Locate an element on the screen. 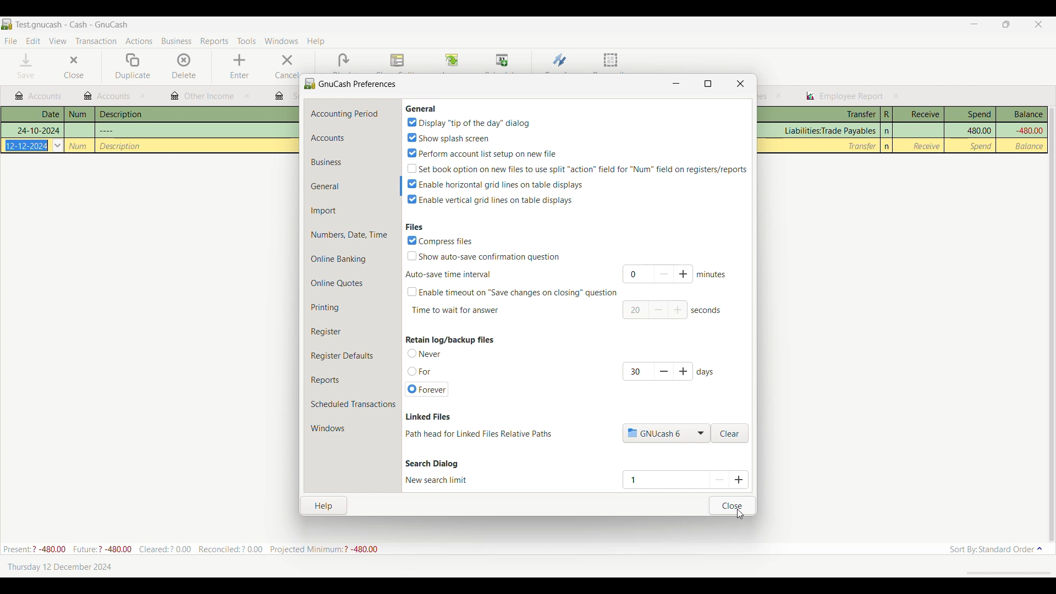 The image size is (1056, 594). Other budgets and reports is located at coordinates (202, 97).